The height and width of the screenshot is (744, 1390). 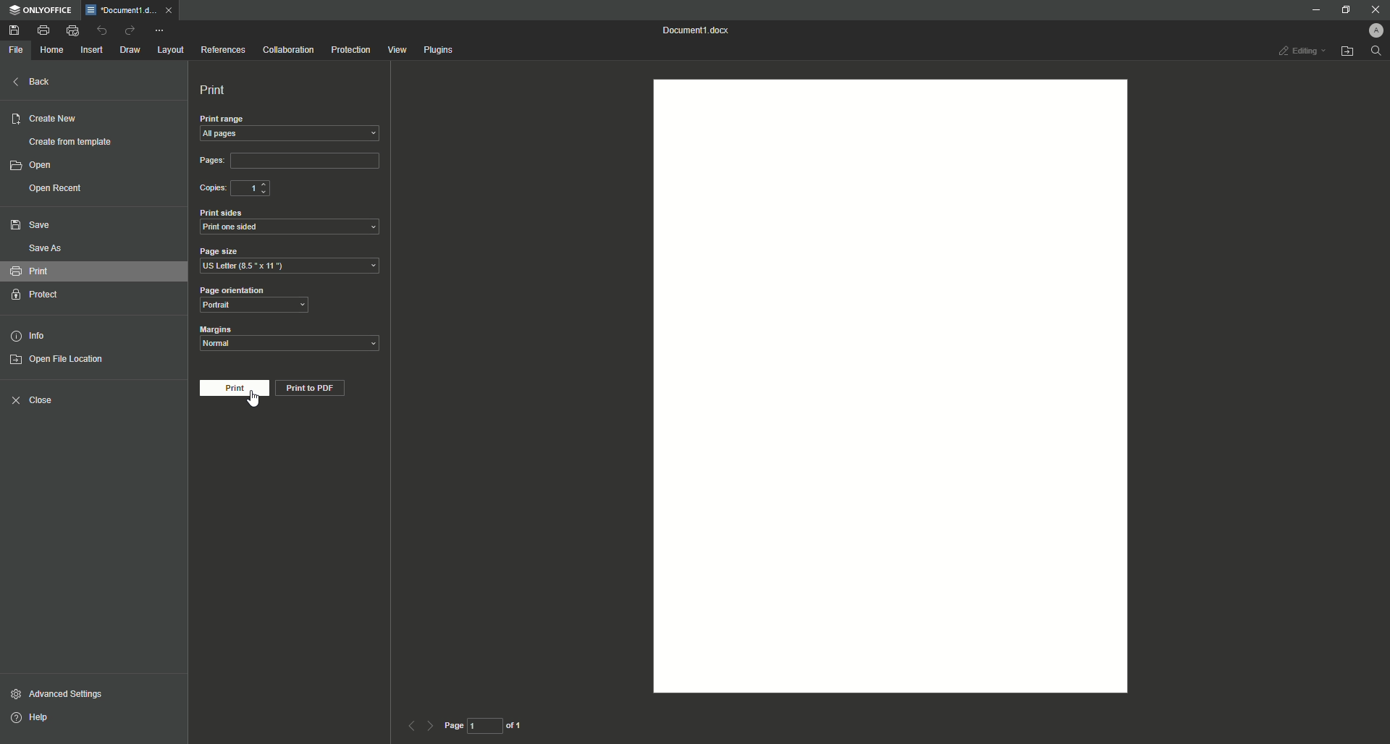 What do you see at coordinates (57, 187) in the screenshot?
I see `Open Recent` at bounding box center [57, 187].